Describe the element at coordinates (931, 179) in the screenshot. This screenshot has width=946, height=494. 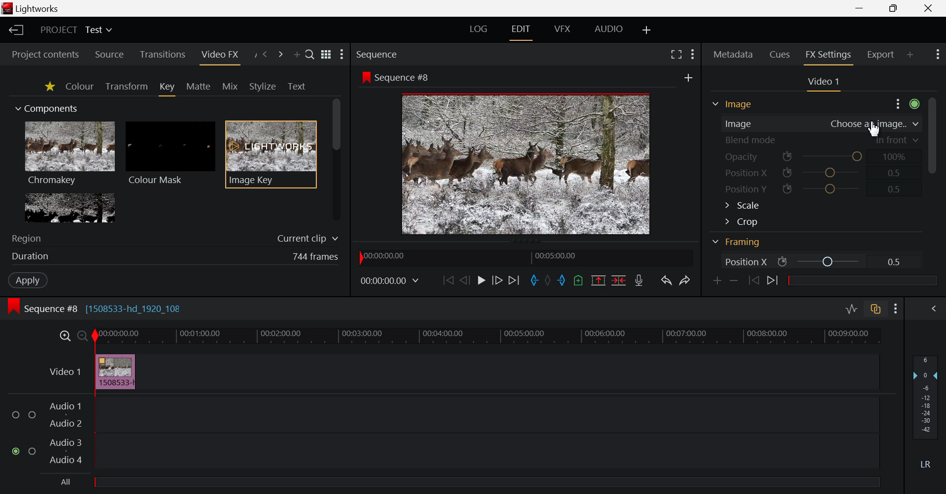
I see `Scroll Bar` at that location.